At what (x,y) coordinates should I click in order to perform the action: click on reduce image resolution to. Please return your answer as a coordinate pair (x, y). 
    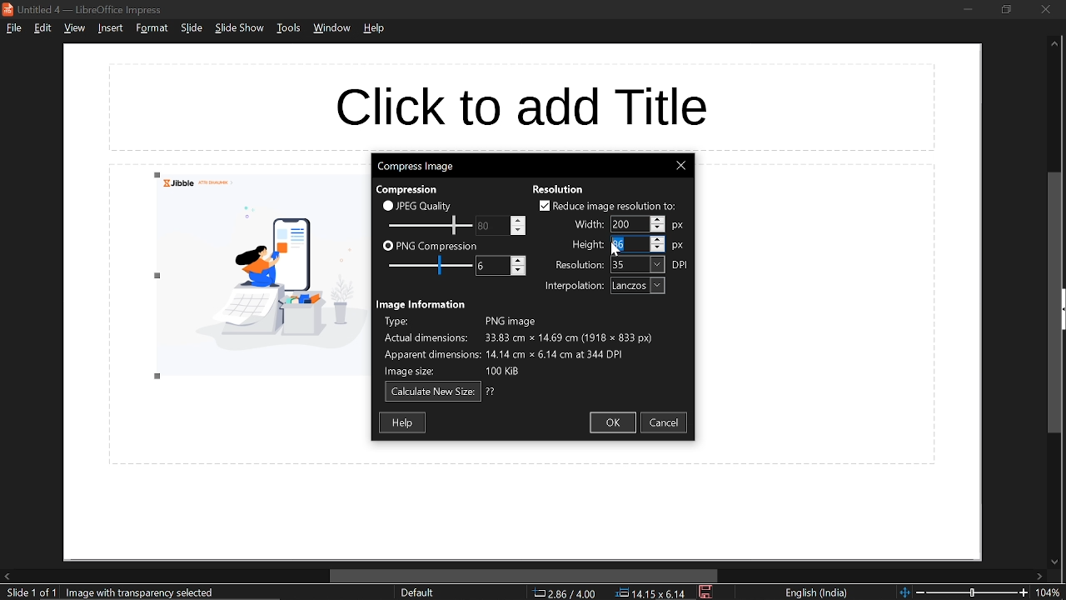
    Looking at the image, I should click on (608, 206).